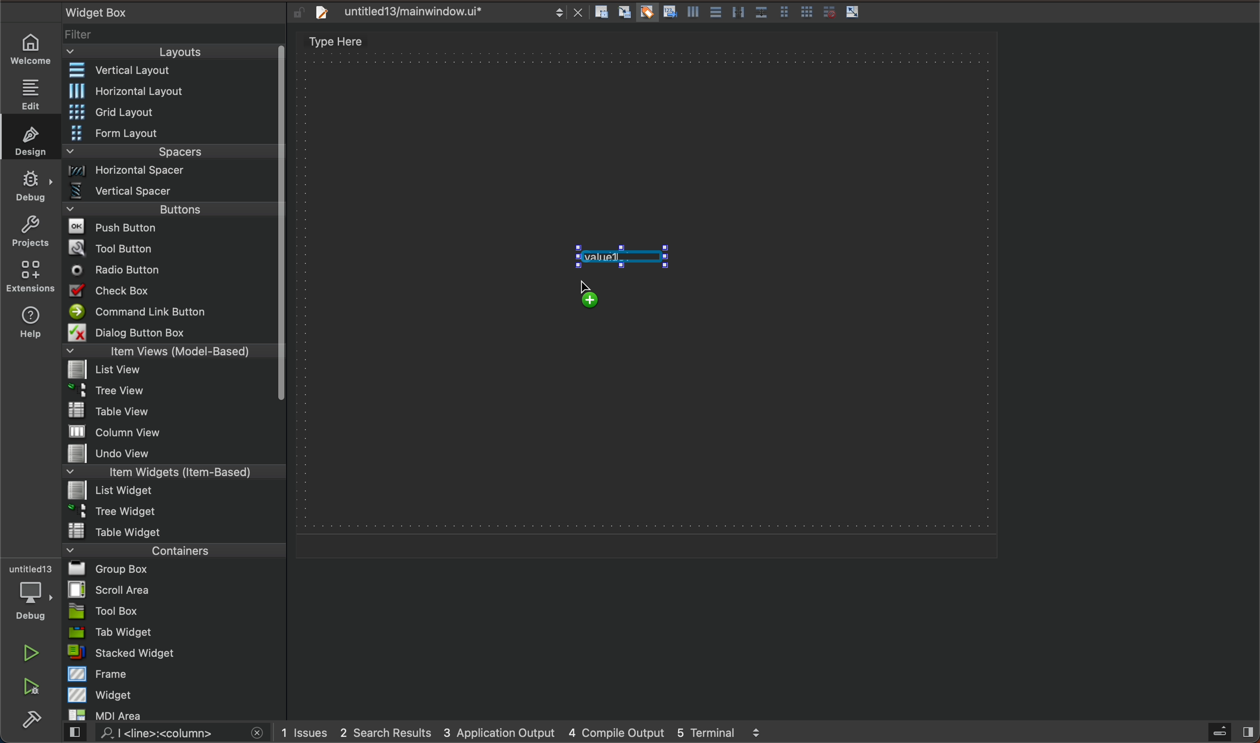 This screenshot has height=743, width=1260. Describe the element at coordinates (176, 632) in the screenshot. I see `tab` at that location.